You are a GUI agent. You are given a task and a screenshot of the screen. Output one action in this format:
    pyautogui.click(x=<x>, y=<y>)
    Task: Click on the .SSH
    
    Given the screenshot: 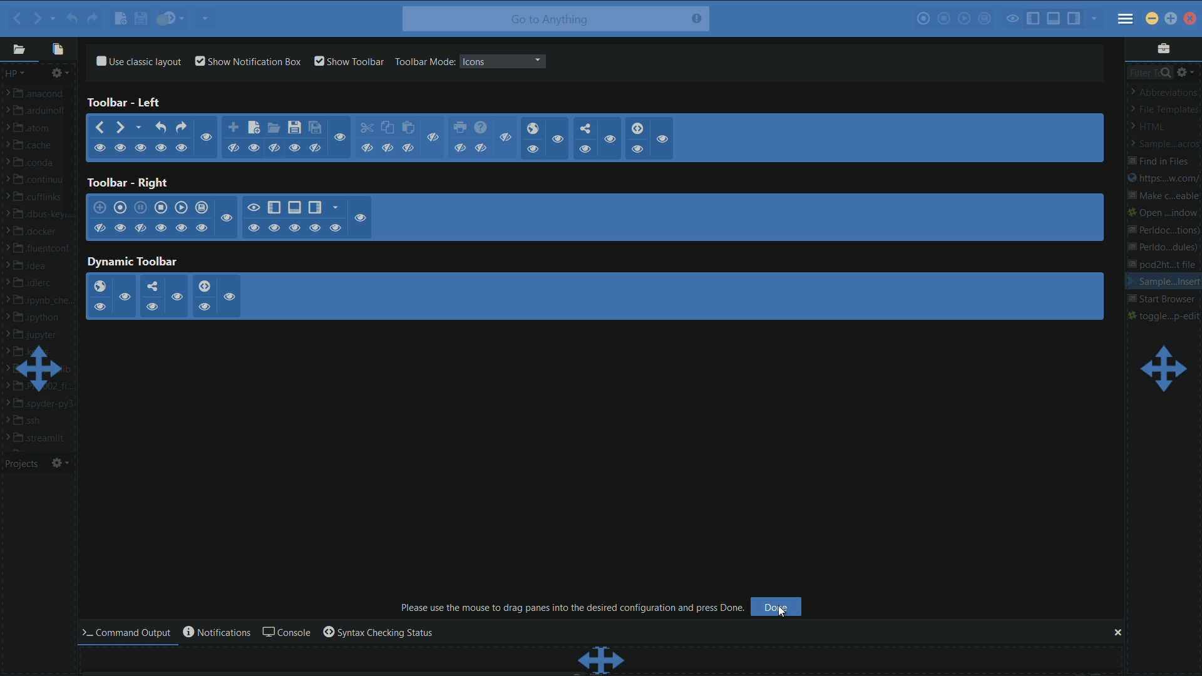 What is the action you would take?
    pyautogui.click(x=36, y=421)
    